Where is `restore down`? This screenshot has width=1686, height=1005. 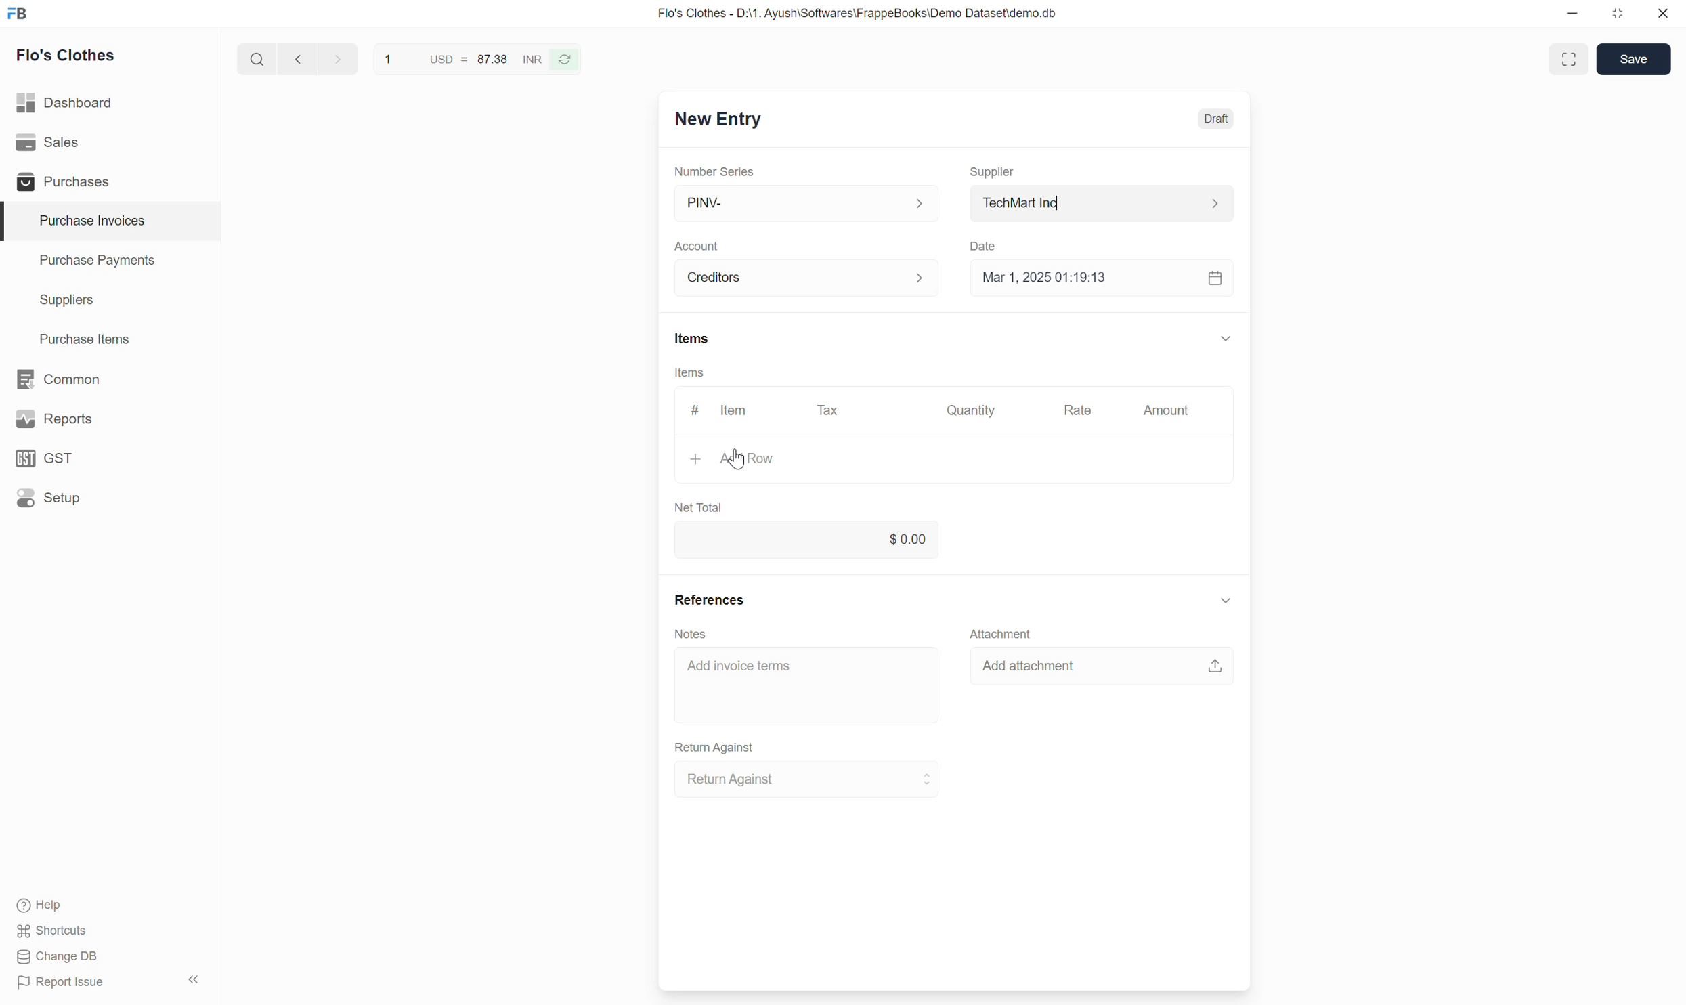 restore down is located at coordinates (1616, 16).